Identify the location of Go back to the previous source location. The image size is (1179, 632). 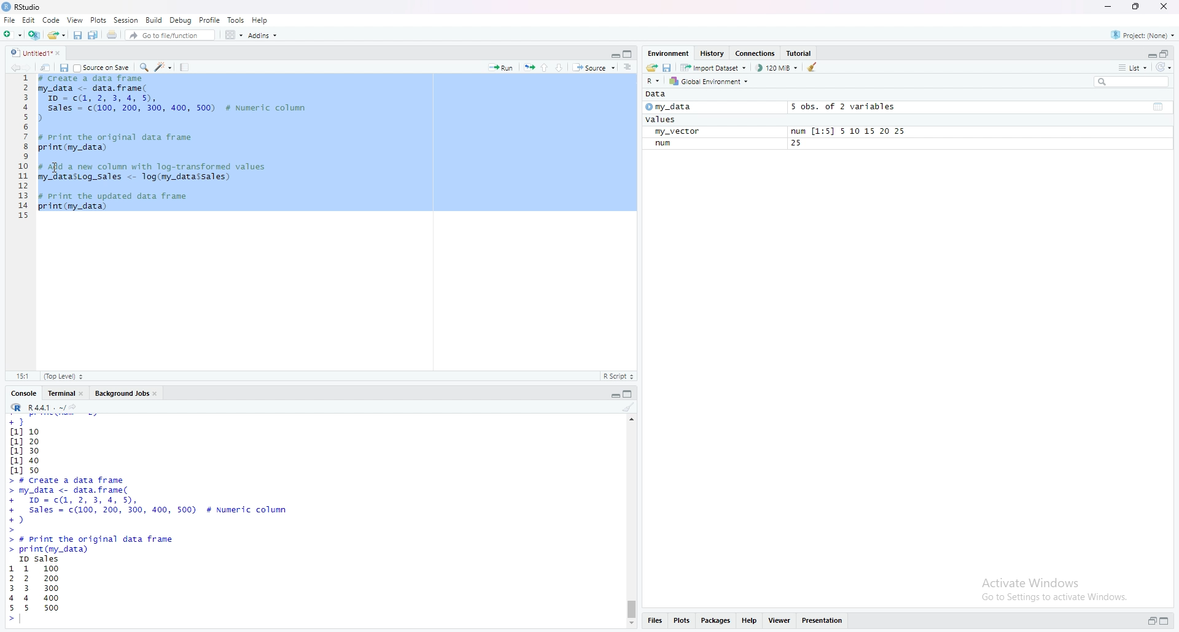
(10, 68).